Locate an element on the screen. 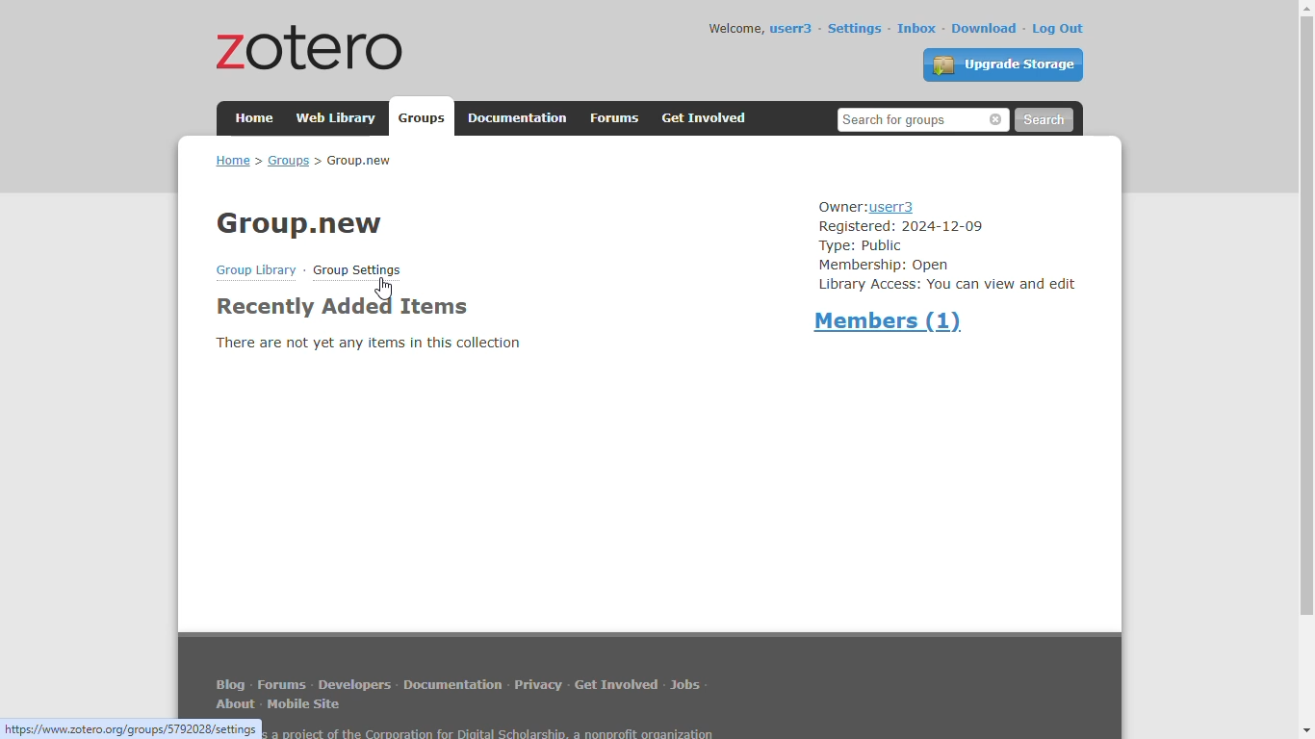  get involved is located at coordinates (615, 683).